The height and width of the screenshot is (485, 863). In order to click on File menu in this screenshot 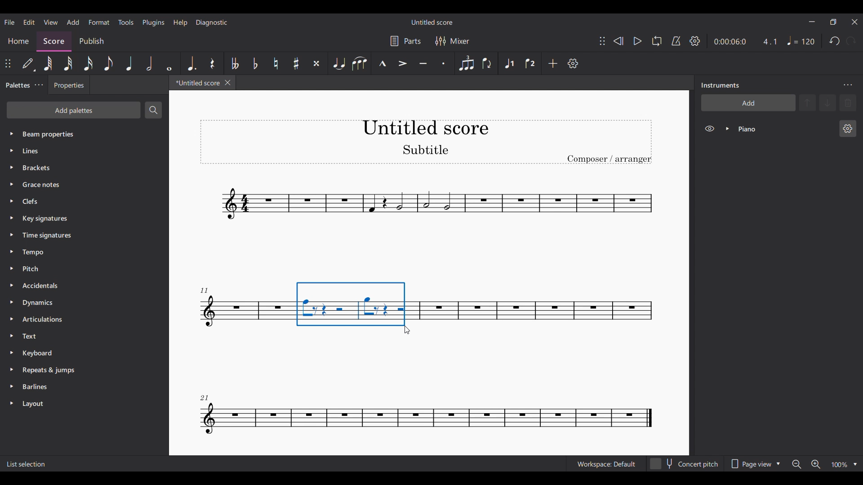, I will do `click(9, 22)`.